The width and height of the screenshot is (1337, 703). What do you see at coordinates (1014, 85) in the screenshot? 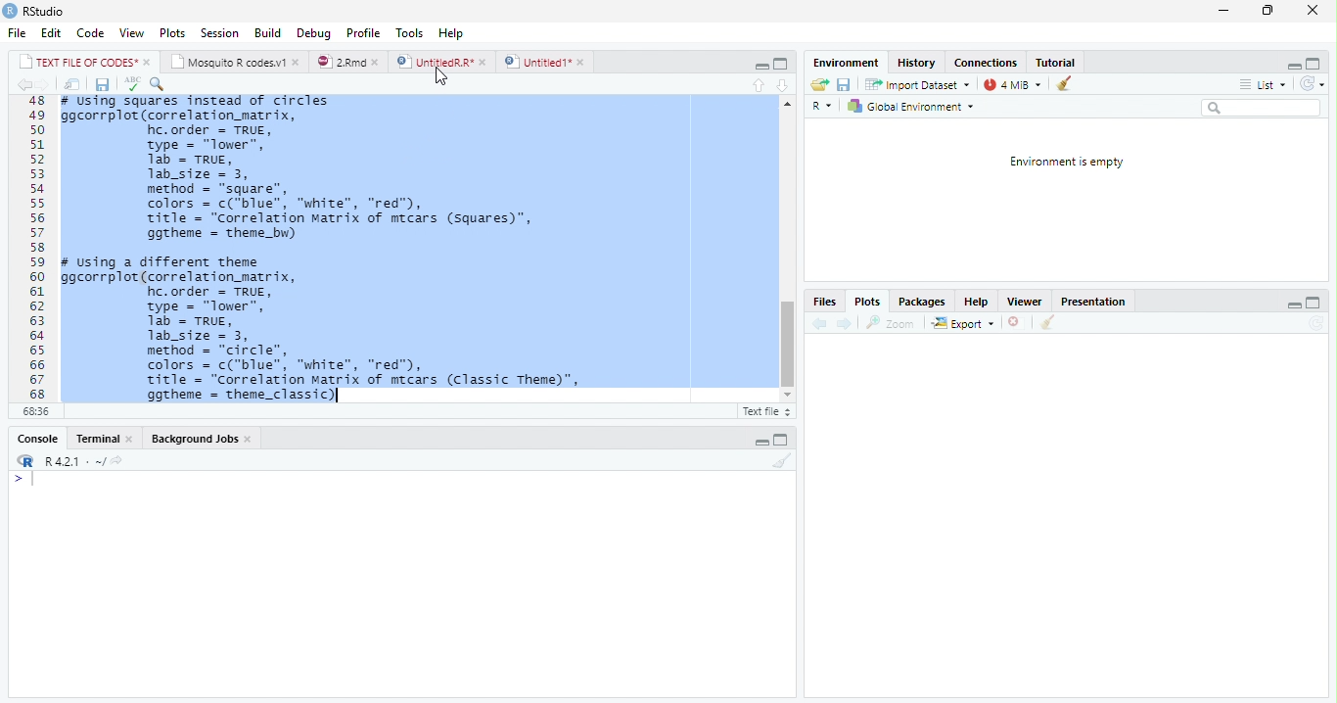
I see `9 mb` at bounding box center [1014, 85].